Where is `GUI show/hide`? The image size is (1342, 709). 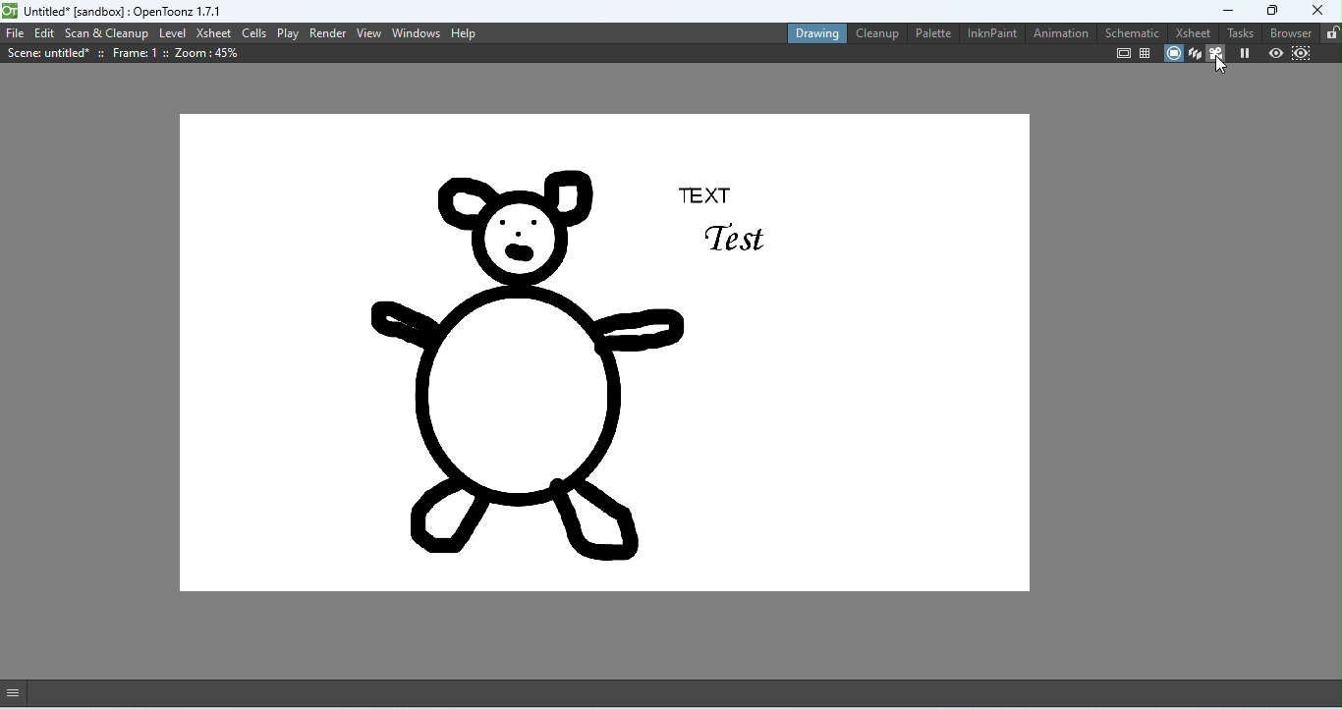
GUI show/hide is located at coordinates (20, 692).